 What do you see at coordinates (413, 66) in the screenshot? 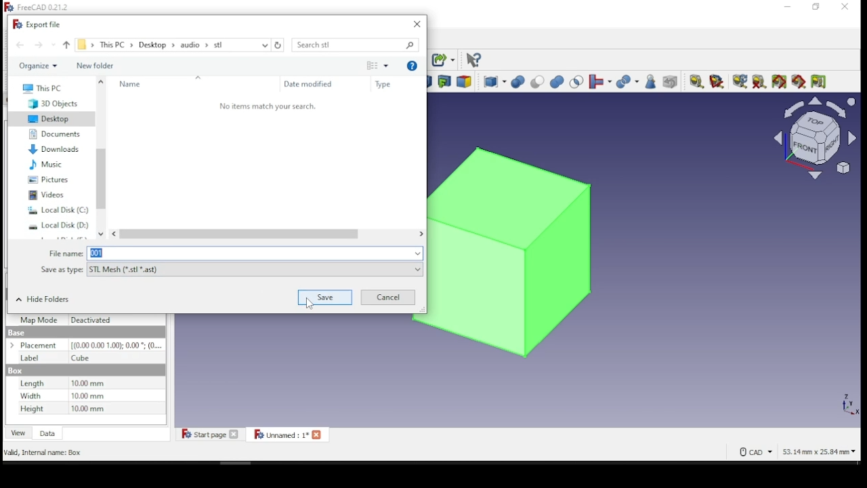
I see `get help` at bounding box center [413, 66].